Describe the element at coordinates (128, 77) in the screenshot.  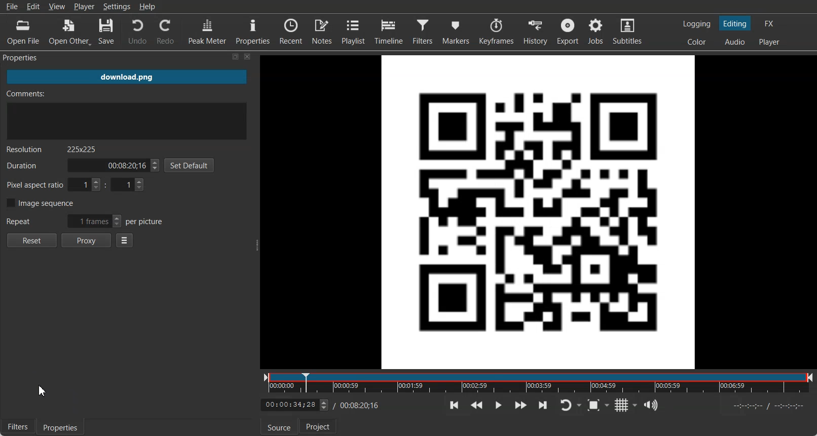
I see `File name` at that location.